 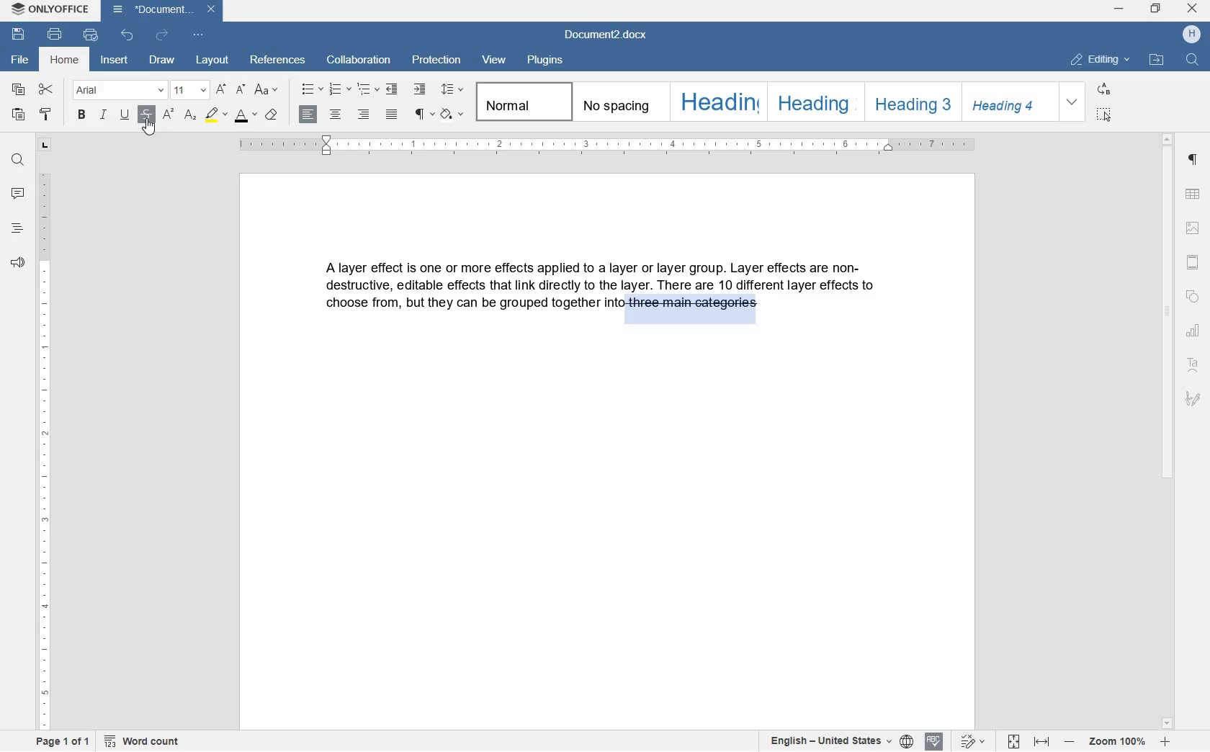 What do you see at coordinates (148, 113) in the screenshot?
I see `strike through` at bounding box center [148, 113].